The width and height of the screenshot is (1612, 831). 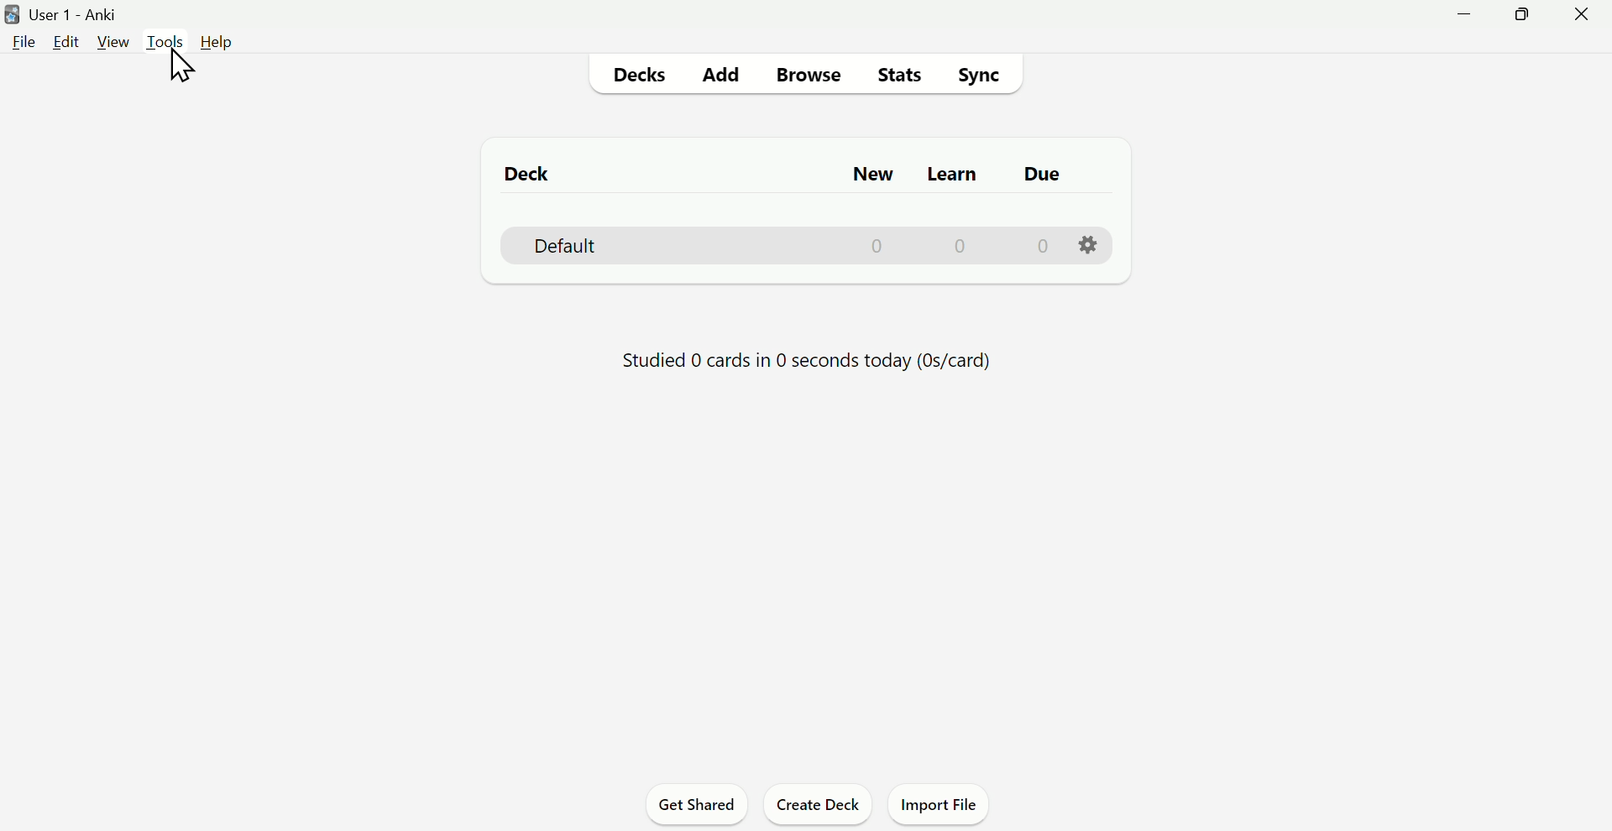 What do you see at coordinates (953, 173) in the screenshot?
I see `Learn` at bounding box center [953, 173].